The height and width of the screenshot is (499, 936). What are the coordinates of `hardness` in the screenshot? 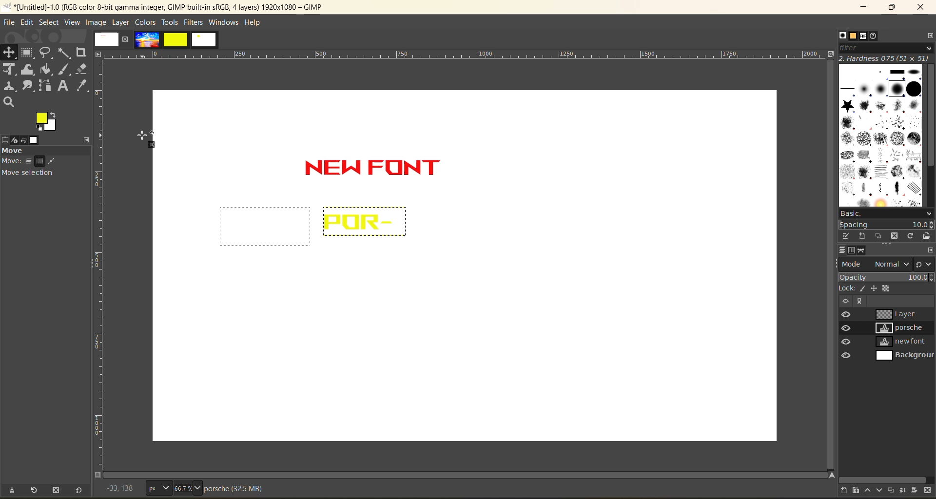 It's located at (885, 58).